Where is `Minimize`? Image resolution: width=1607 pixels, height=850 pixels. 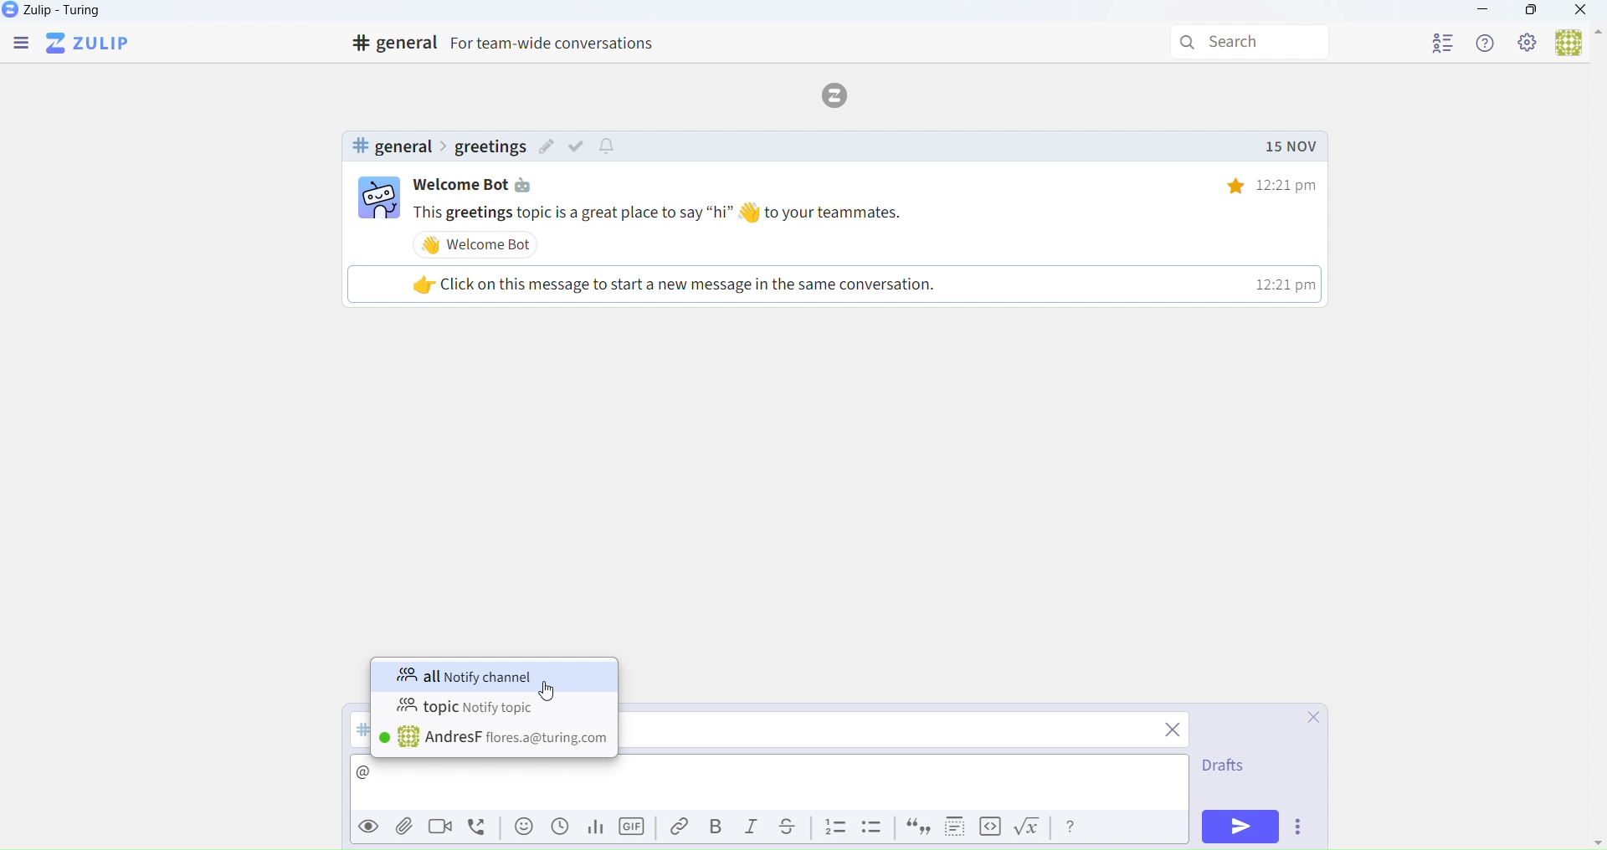 Minimize is located at coordinates (1483, 12).